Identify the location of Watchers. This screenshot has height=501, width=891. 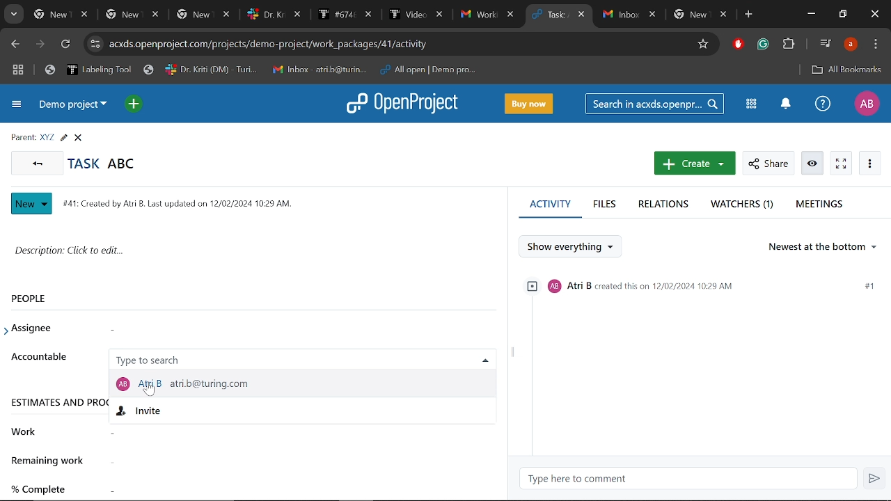
(741, 205).